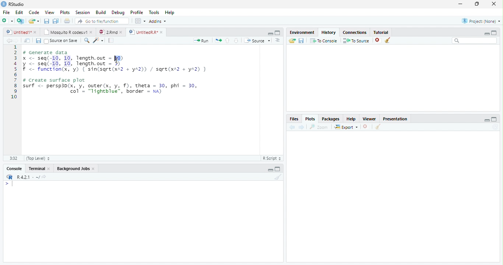 This screenshot has height=265, width=503. Describe the element at coordinates (73, 169) in the screenshot. I see `Background Jobs` at that location.